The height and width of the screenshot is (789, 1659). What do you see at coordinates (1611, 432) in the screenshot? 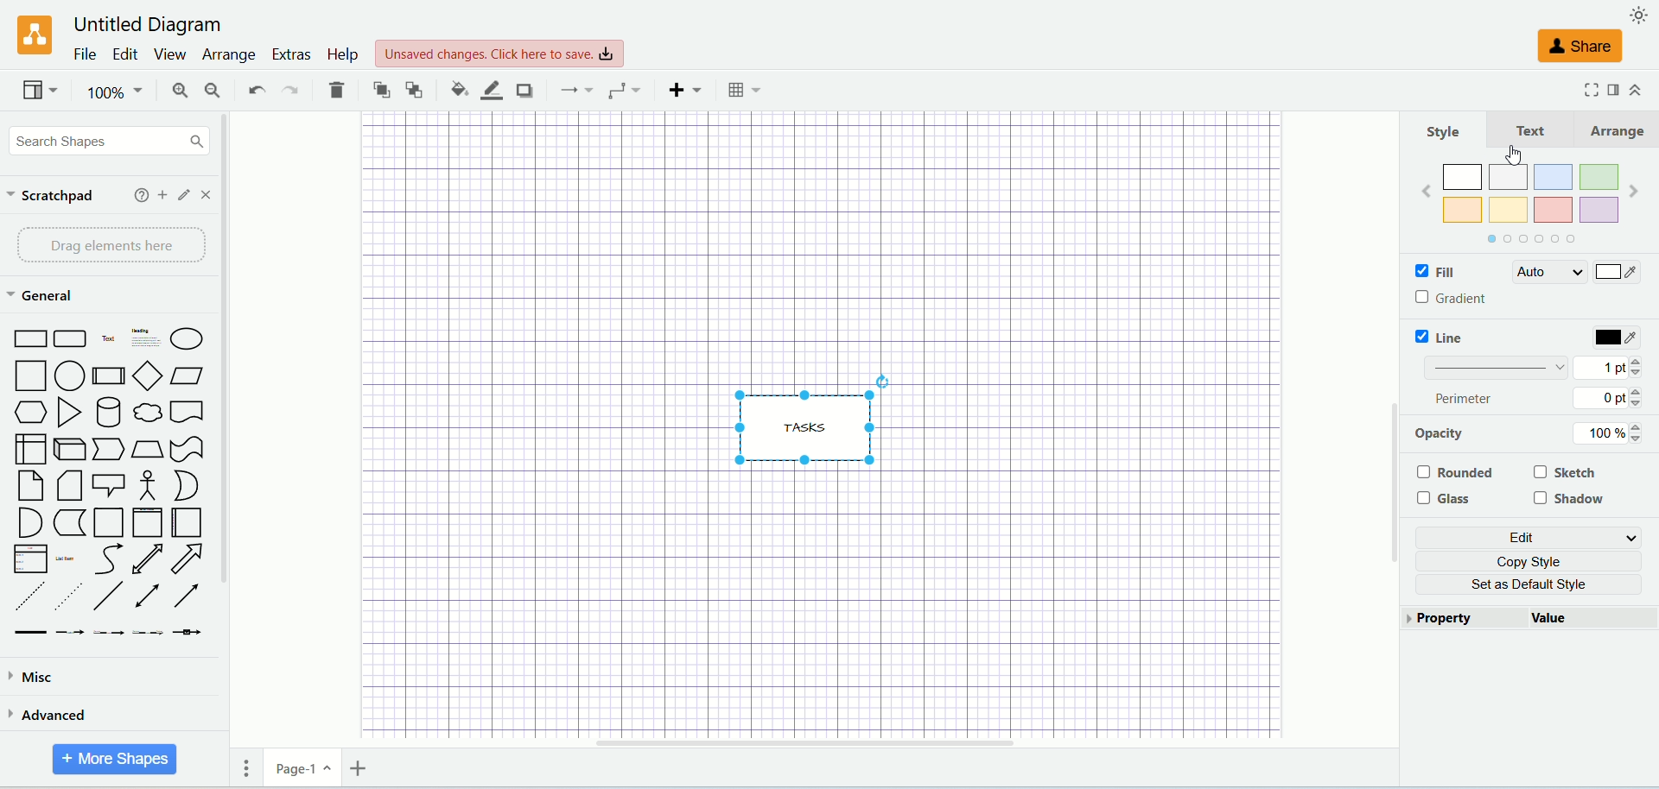
I see `100 %` at bounding box center [1611, 432].